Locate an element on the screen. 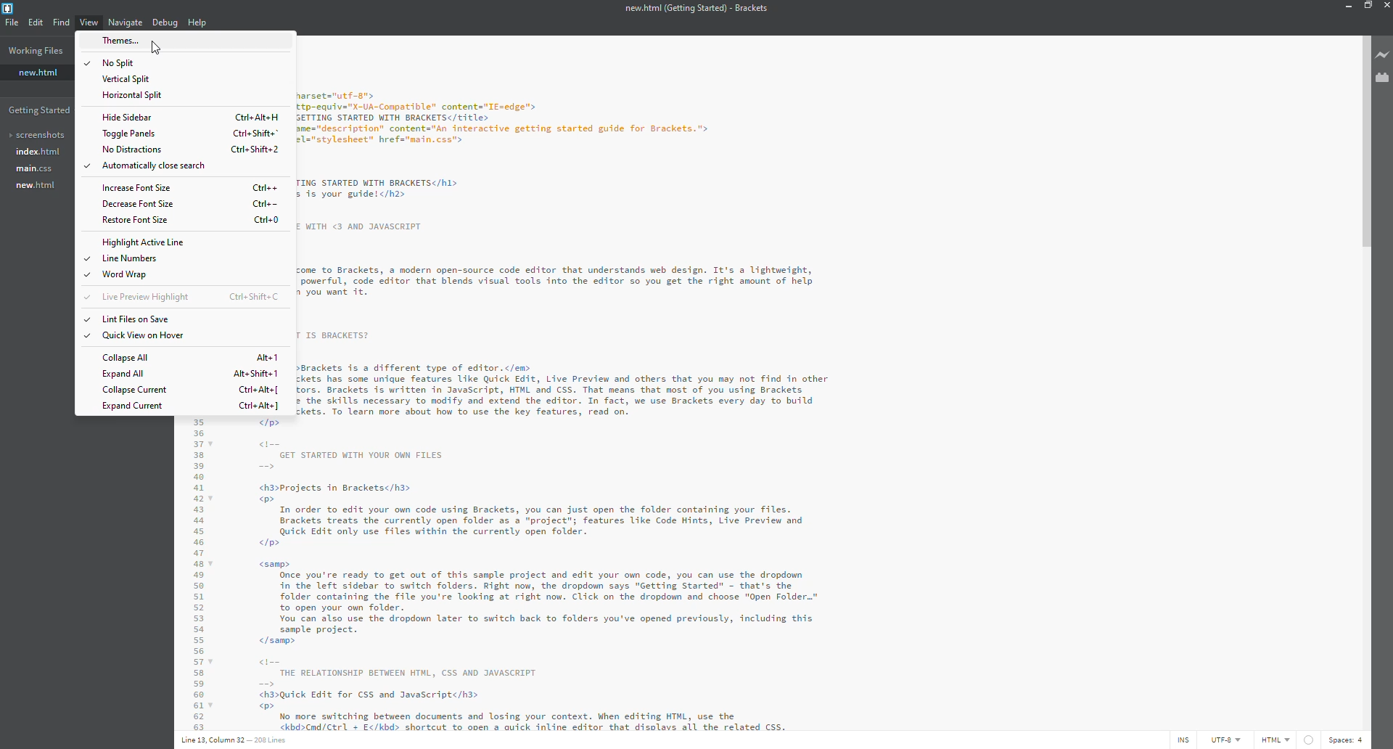  shortcut is located at coordinates (267, 359).